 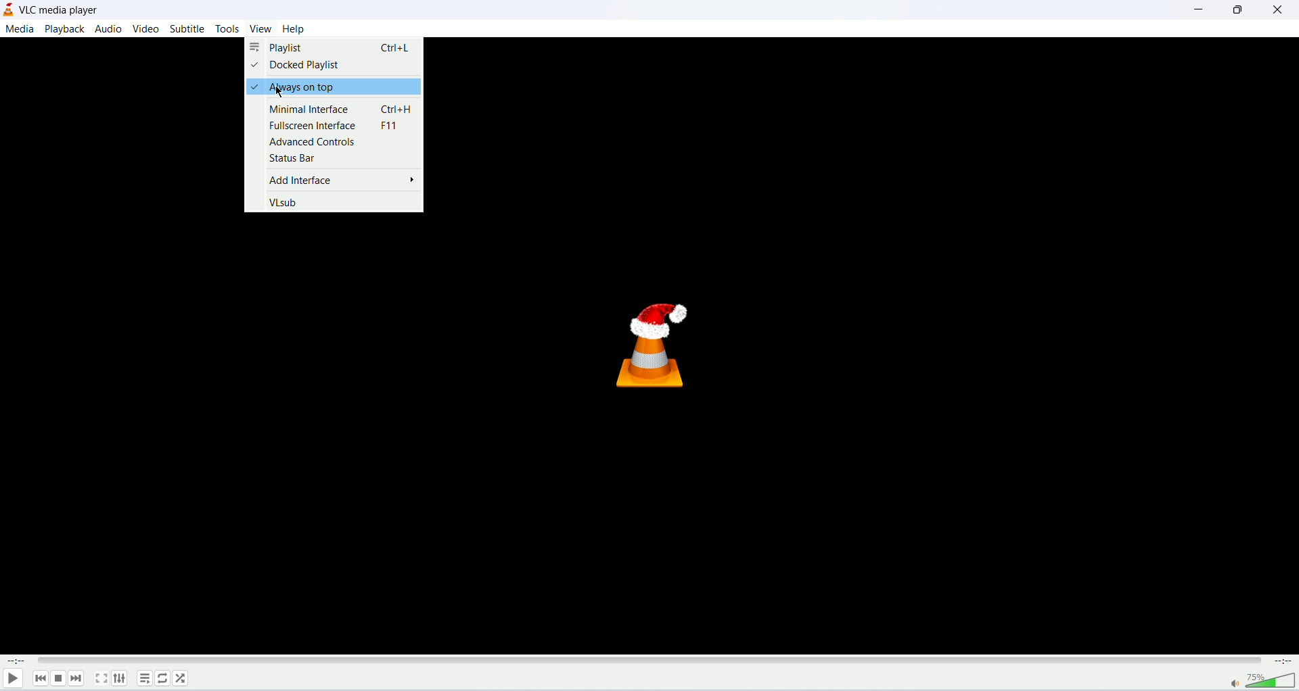 What do you see at coordinates (293, 28) in the screenshot?
I see `help` at bounding box center [293, 28].